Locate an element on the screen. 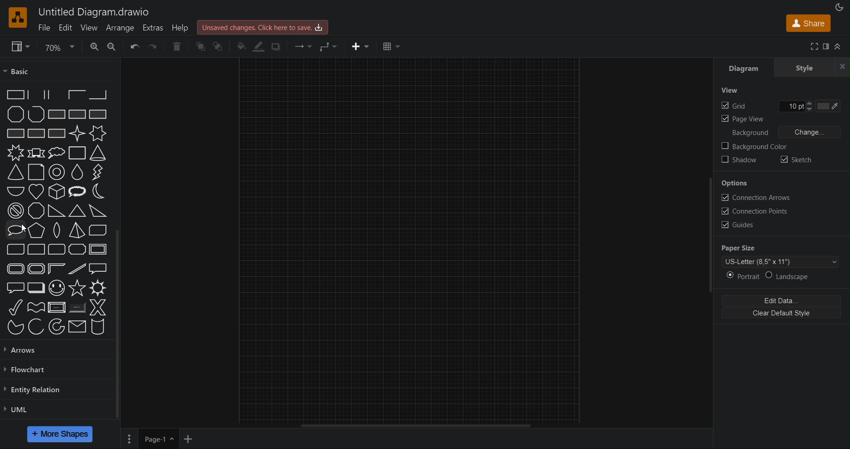 The width and height of the screenshot is (850, 449). Guides is located at coordinates (737, 225).